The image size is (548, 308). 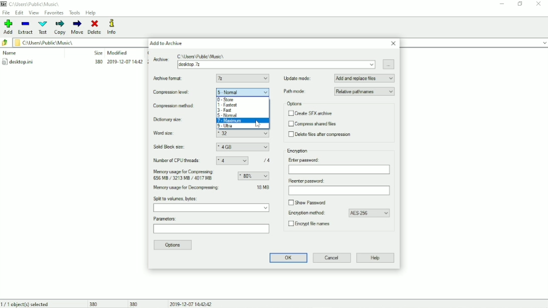 I want to click on Test, so click(x=43, y=28).